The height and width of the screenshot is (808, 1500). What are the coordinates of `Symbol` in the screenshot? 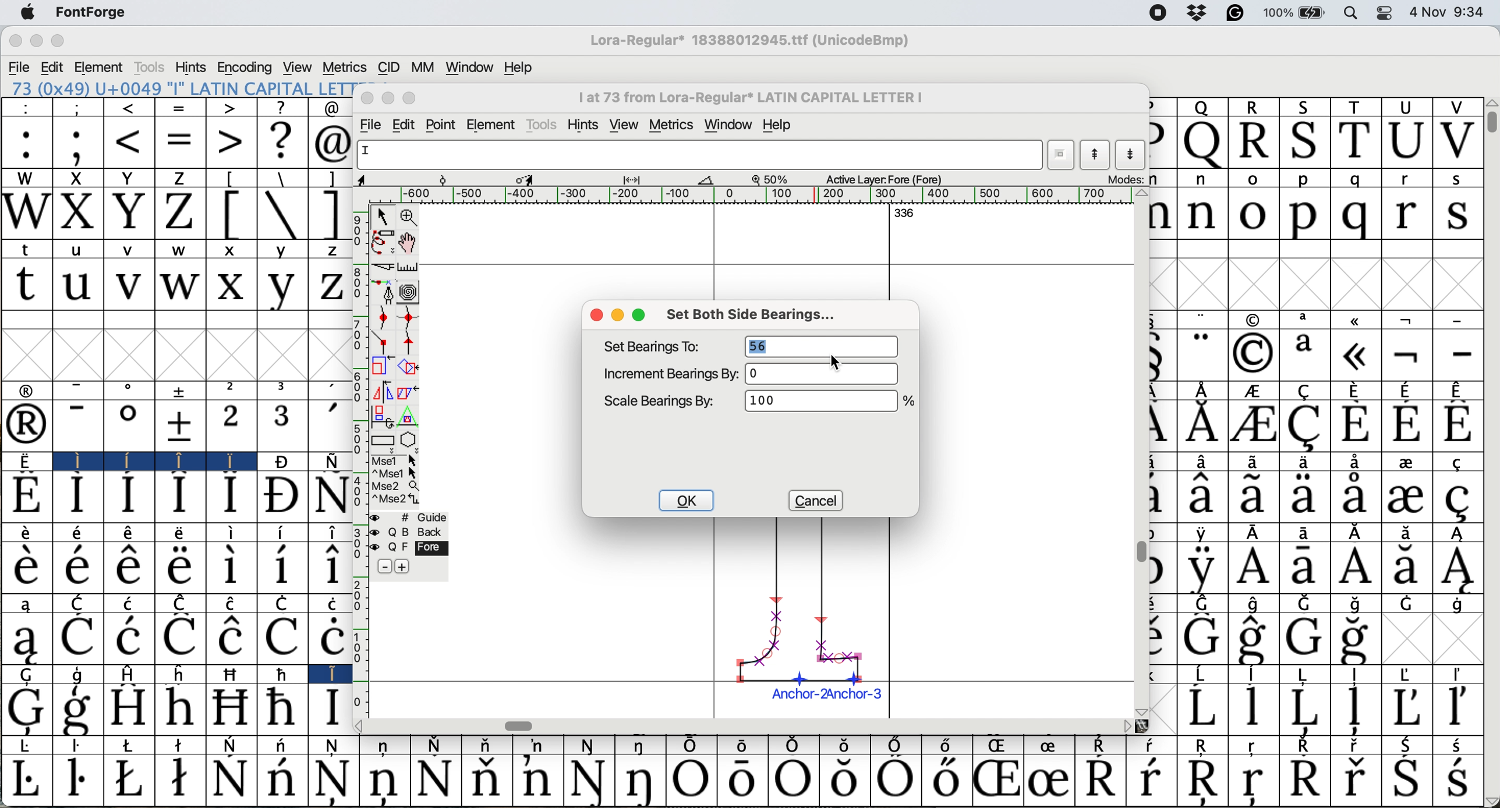 It's located at (1103, 745).